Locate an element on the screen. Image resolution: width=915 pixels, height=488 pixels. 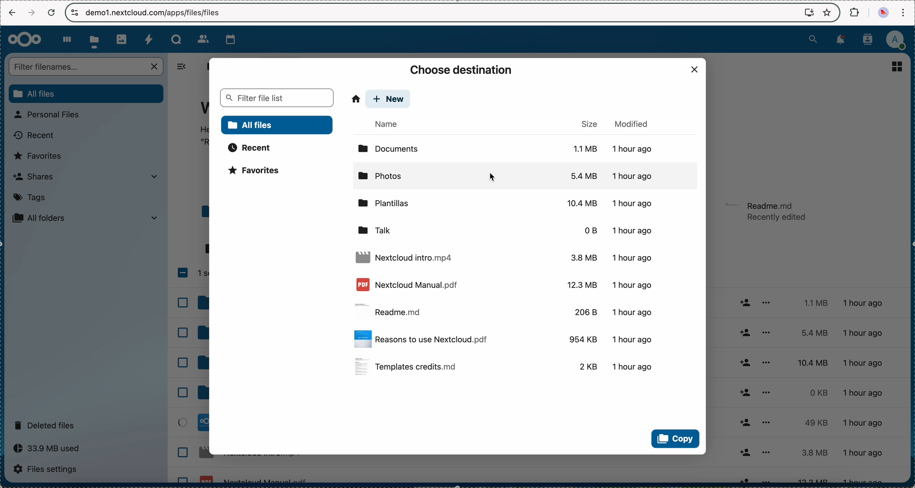
URL is located at coordinates (155, 12).